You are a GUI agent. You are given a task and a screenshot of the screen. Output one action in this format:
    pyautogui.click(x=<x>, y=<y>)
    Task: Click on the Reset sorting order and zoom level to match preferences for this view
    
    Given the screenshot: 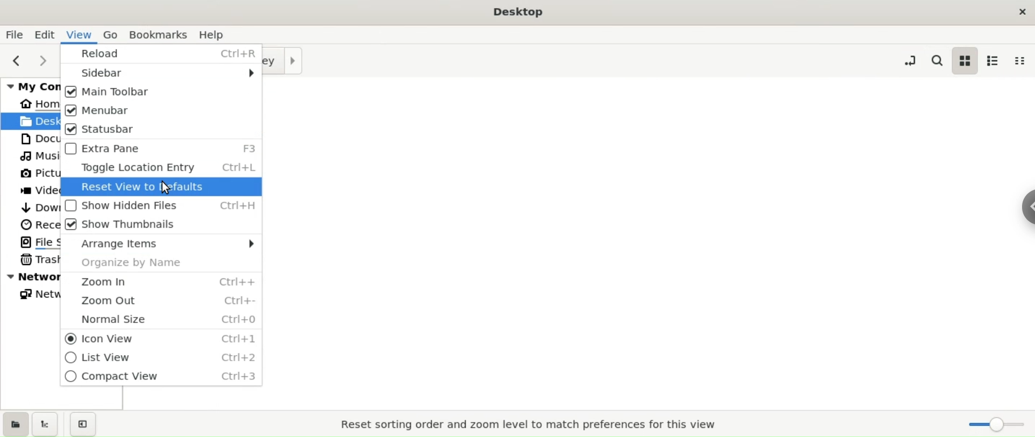 What is the action you would take?
    pyautogui.click(x=530, y=425)
    